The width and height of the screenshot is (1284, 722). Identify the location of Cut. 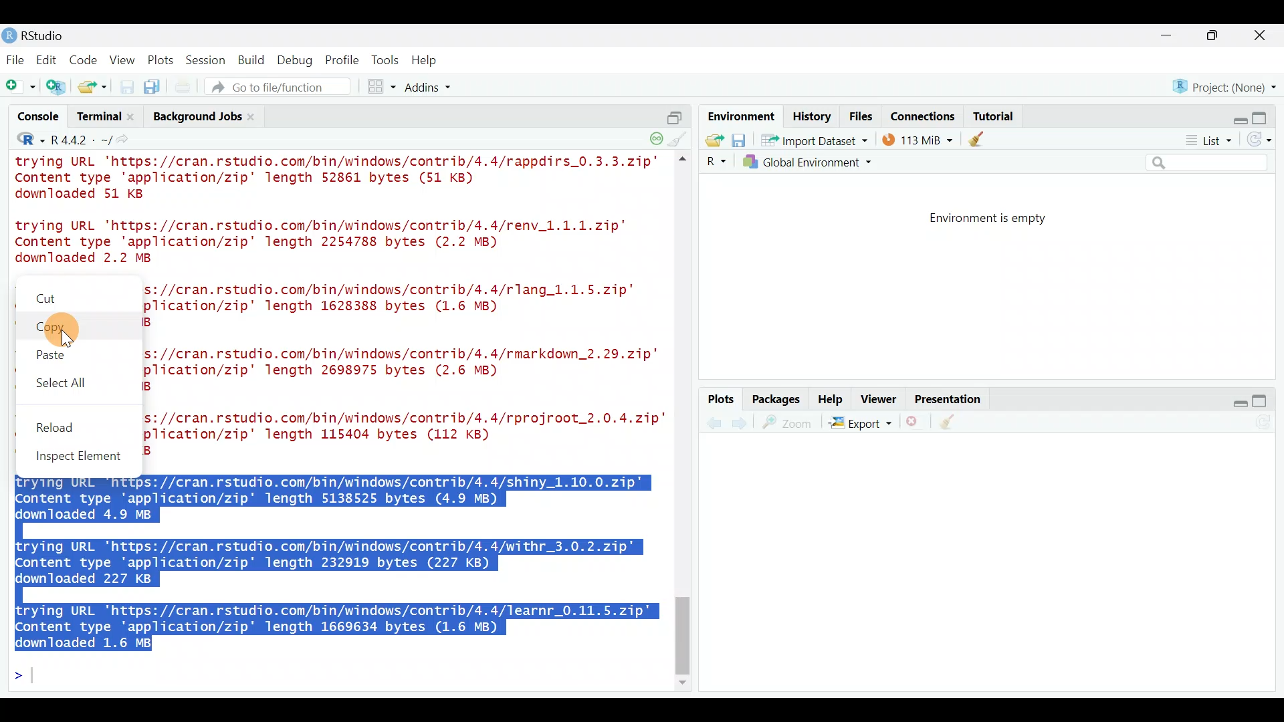
(53, 296).